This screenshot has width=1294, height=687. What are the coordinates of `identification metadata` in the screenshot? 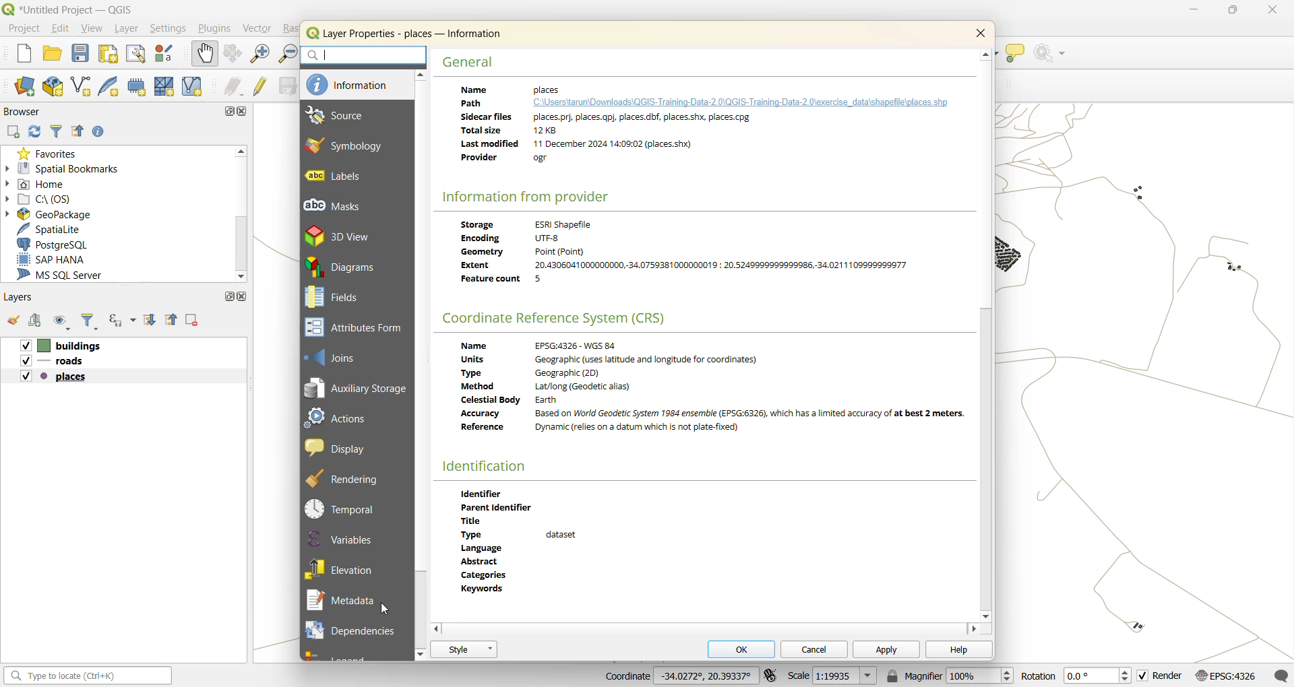 It's located at (530, 537).